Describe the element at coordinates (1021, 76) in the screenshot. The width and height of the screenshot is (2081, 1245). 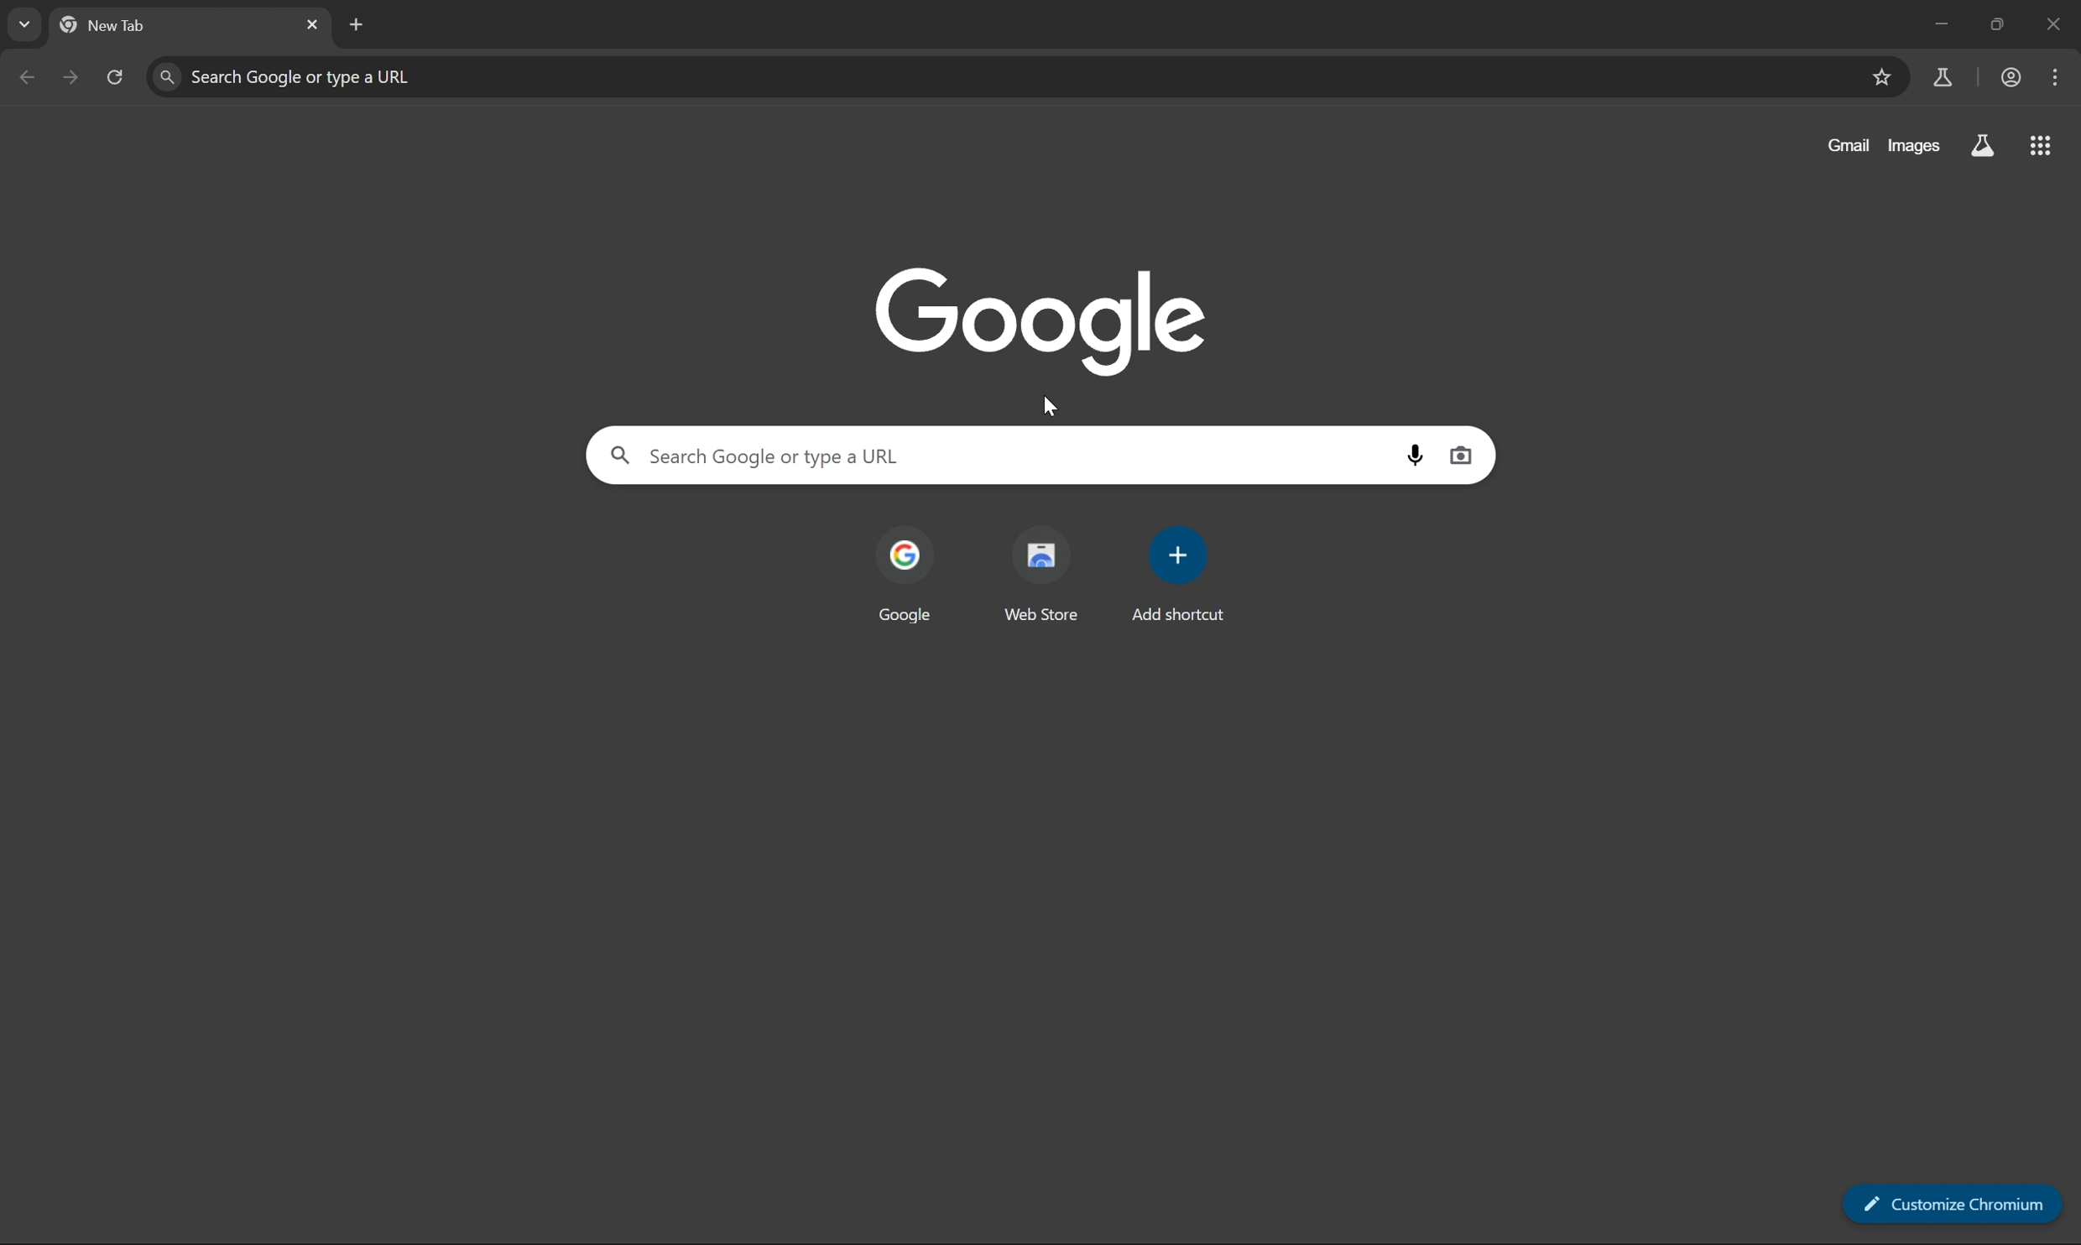
I see `search Google or type a URL` at that location.